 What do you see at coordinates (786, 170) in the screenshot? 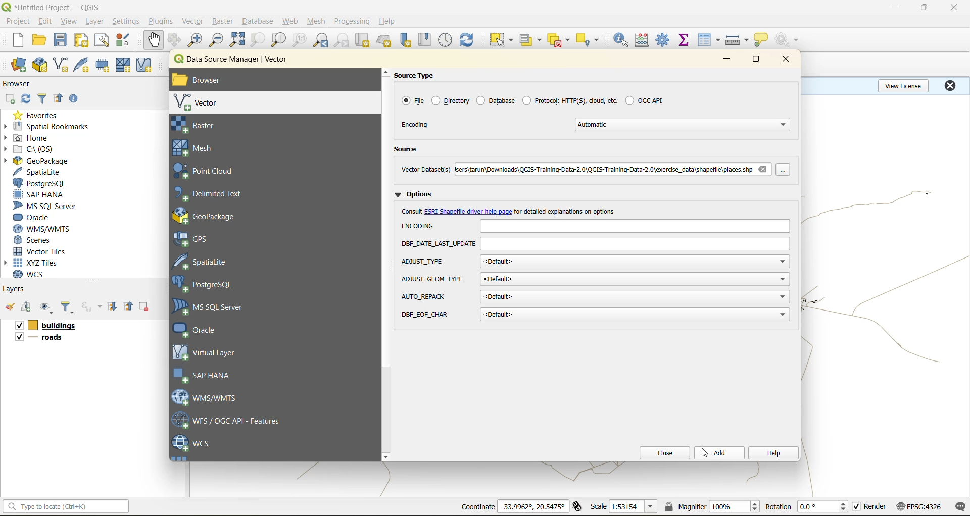
I see `browse` at bounding box center [786, 170].